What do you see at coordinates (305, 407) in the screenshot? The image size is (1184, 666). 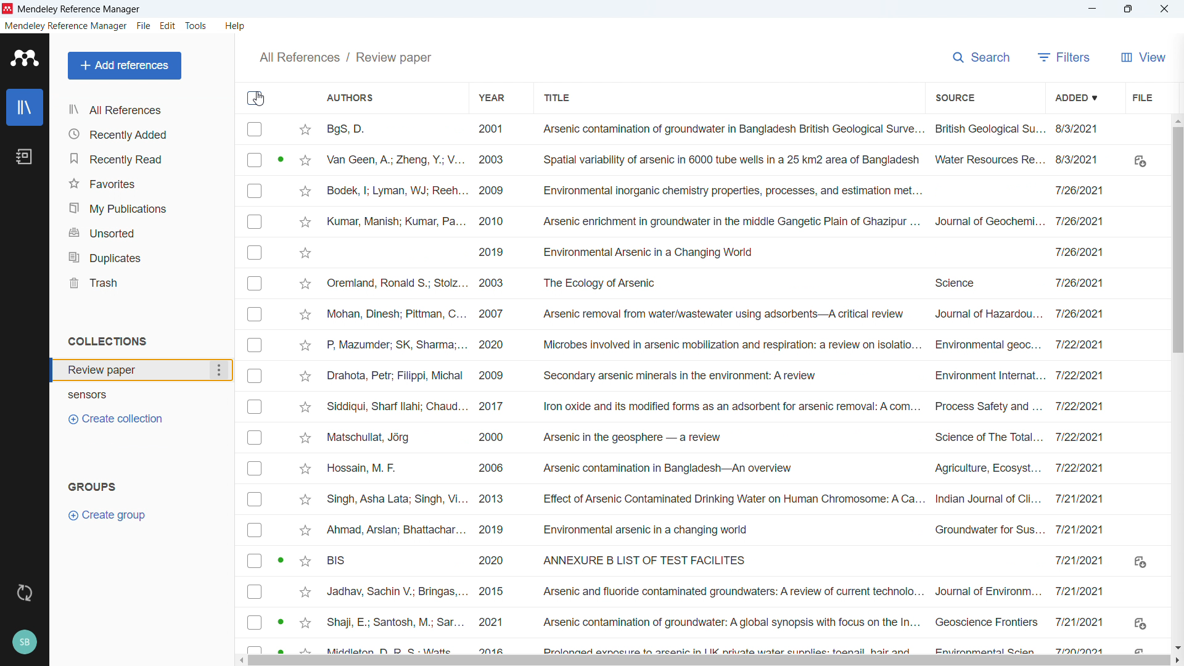 I see `Star mark respective publication` at bounding box center [305, 407].